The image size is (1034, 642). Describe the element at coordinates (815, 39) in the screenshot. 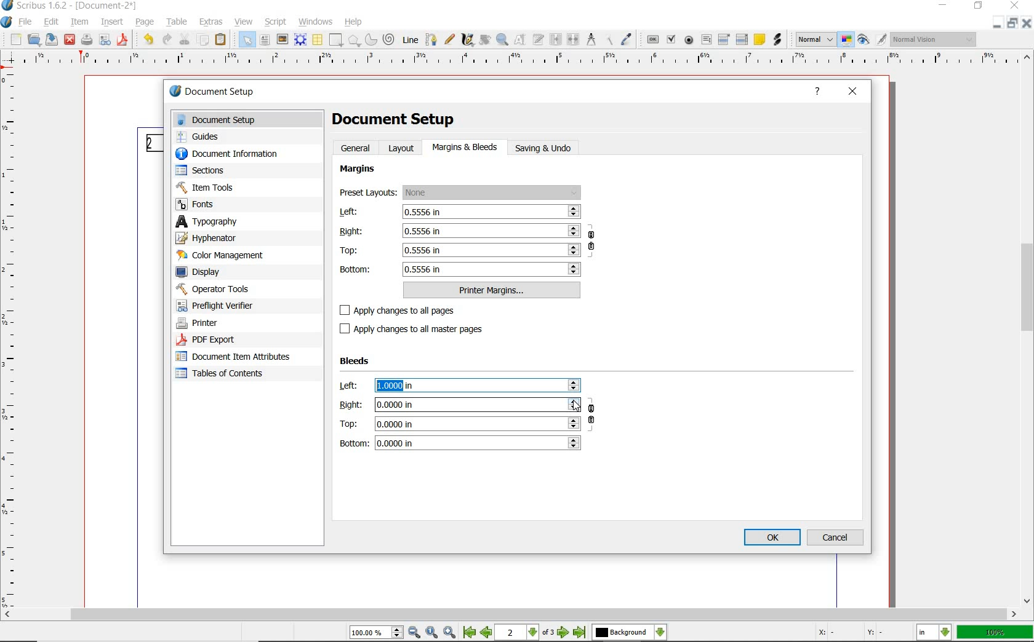

I see `select image preview mode` at that location.